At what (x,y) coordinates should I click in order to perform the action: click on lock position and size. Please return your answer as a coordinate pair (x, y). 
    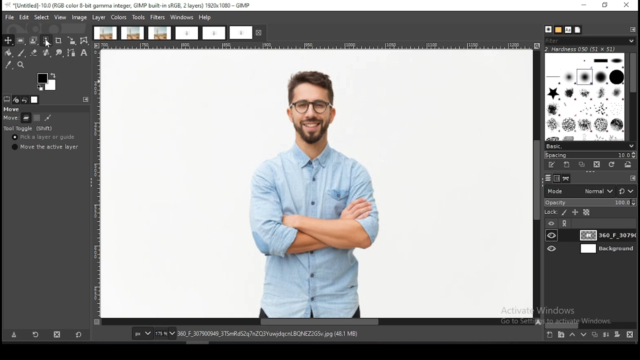
    Looking at the image, I should click on (574, 213).